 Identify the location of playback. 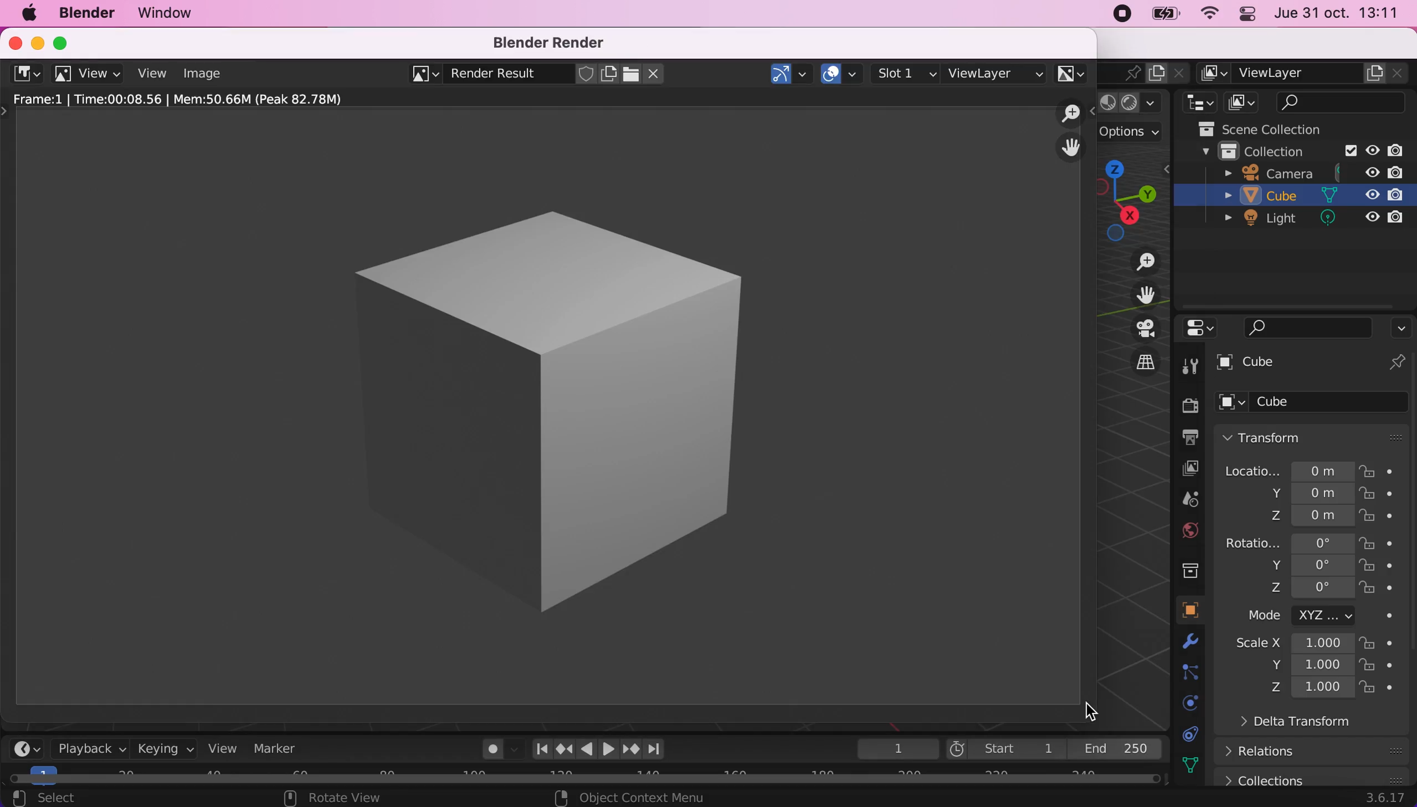
(89, 750).